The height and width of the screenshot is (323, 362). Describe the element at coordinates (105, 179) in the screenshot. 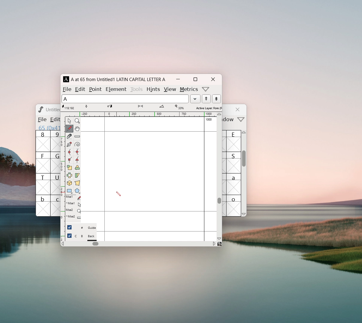

I see `left side bearing` at that location.